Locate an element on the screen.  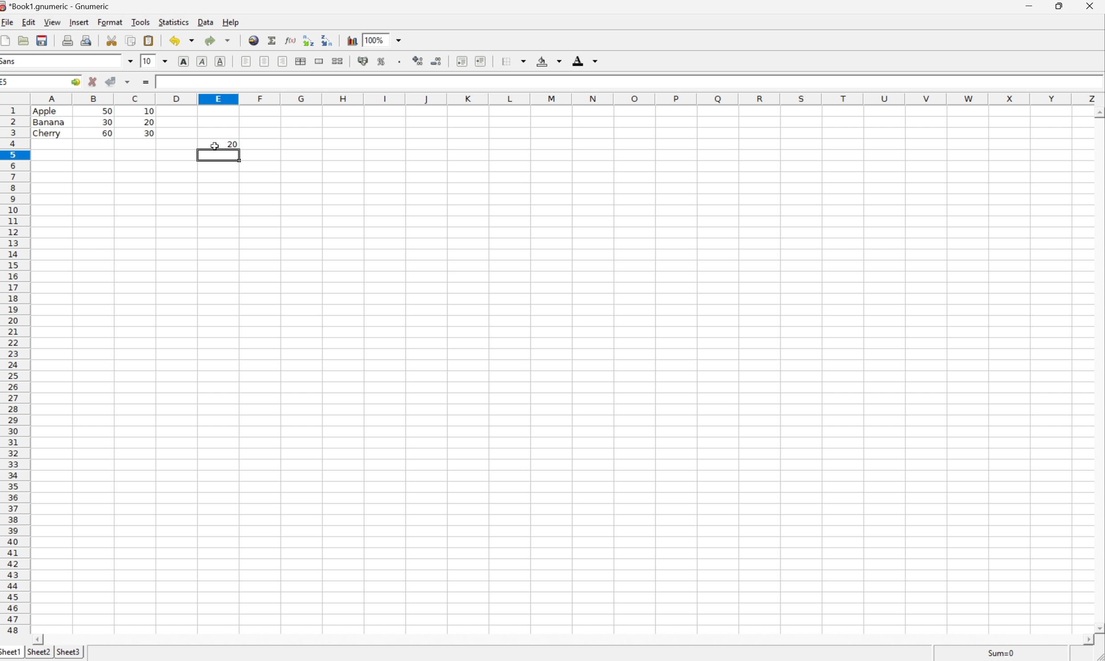
enter formula is located at coordinates (147, 82).